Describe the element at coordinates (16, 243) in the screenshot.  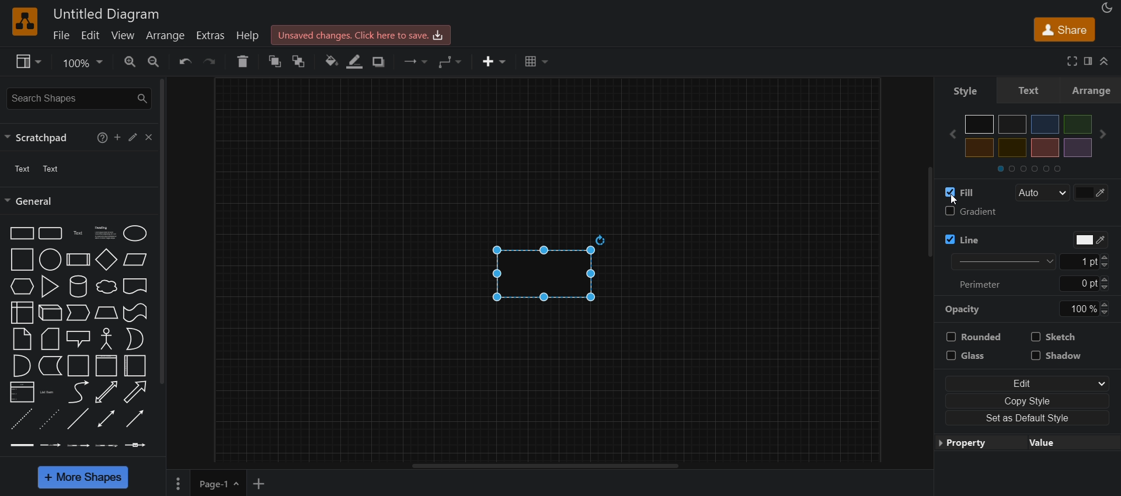
I see `cursor` at that location.